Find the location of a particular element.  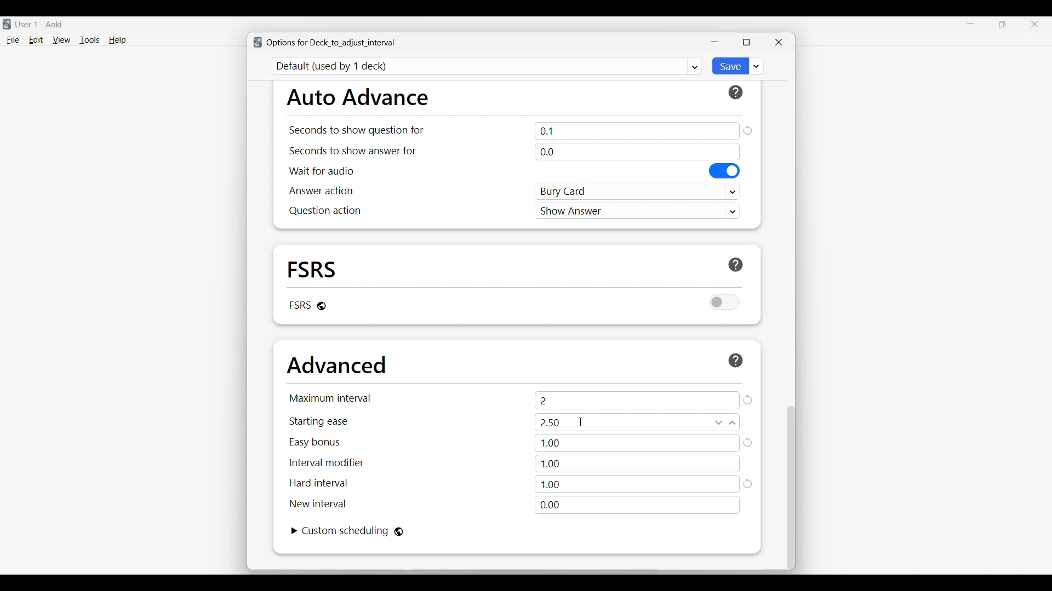

Indicates new interval is located at coordinates (317, 503).